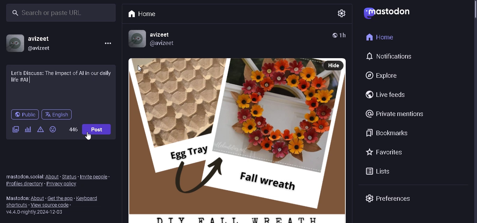 The image size is (477, 223). Describe the element at coordinates (221, 140) in the screenshot. I see `POST WITH PICTURE` at that location.